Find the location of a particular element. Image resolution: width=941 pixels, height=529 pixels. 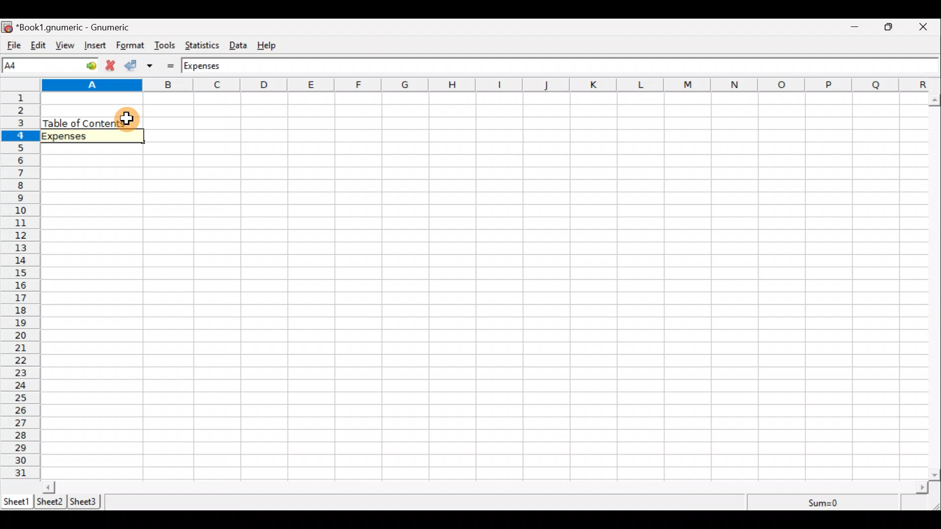

Accept change is located at coordinates (133, 66).